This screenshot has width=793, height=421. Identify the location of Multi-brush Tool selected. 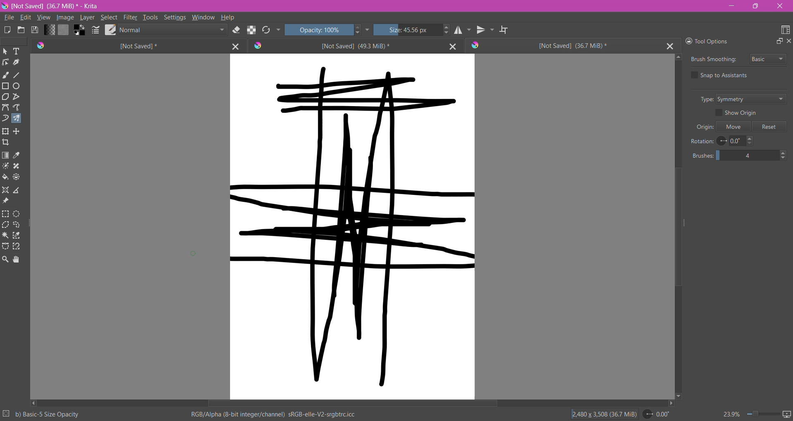
(15, 119).